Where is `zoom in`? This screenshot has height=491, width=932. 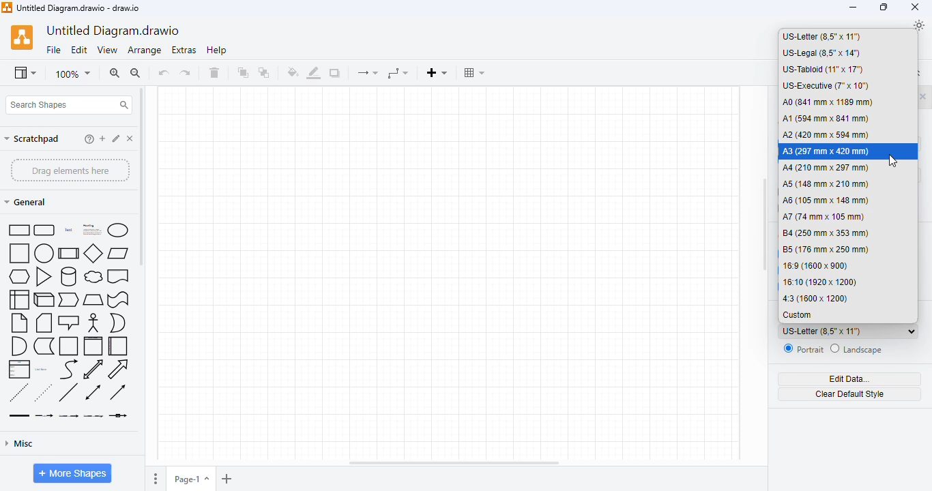 zoom in is located at coordinates (115, 73).